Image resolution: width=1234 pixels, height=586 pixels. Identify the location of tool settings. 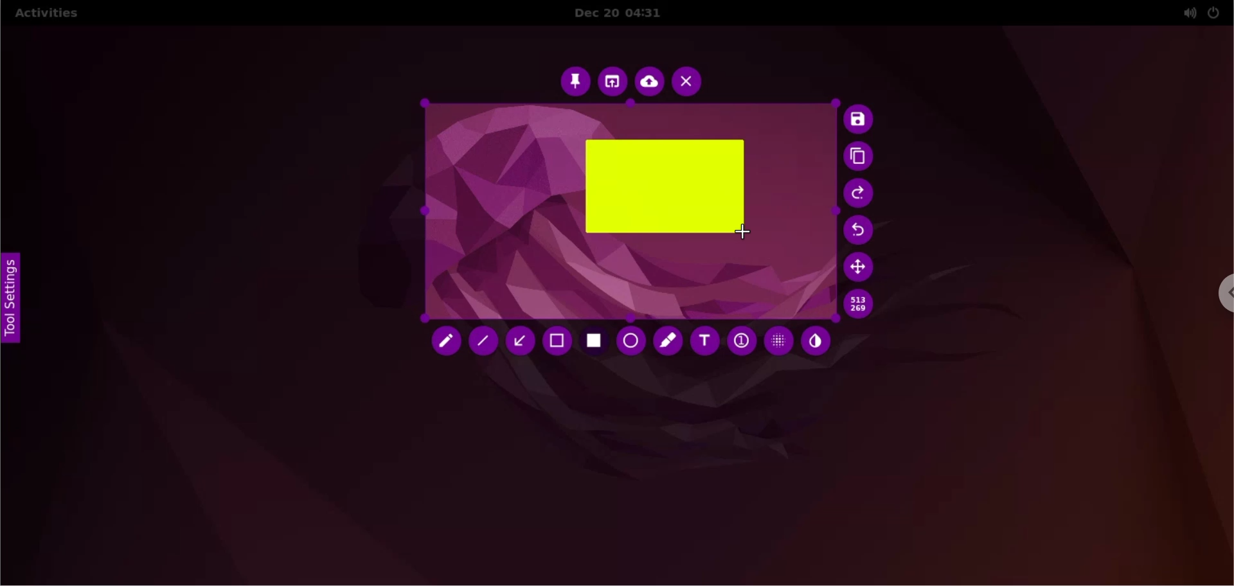
(13, 303).